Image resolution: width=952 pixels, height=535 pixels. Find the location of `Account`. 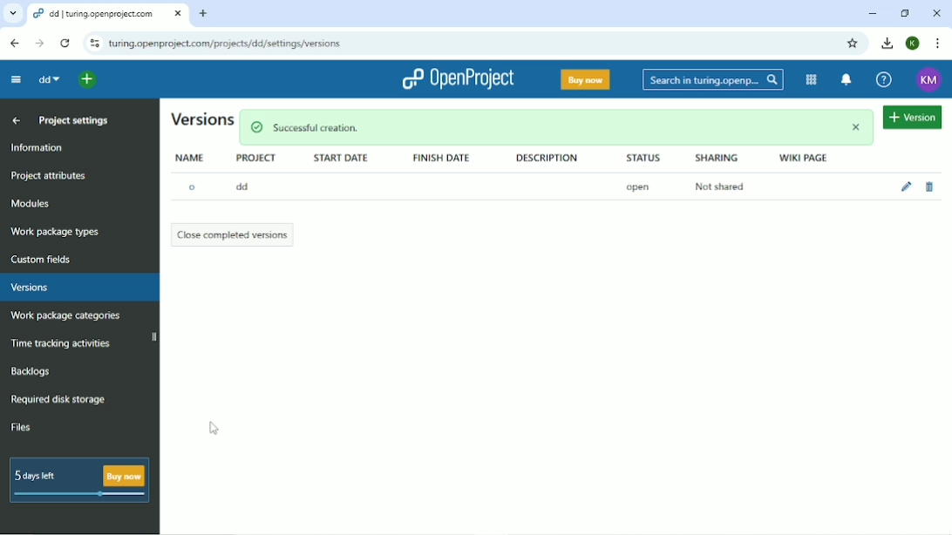

Account is located at coordinates (914, 43).